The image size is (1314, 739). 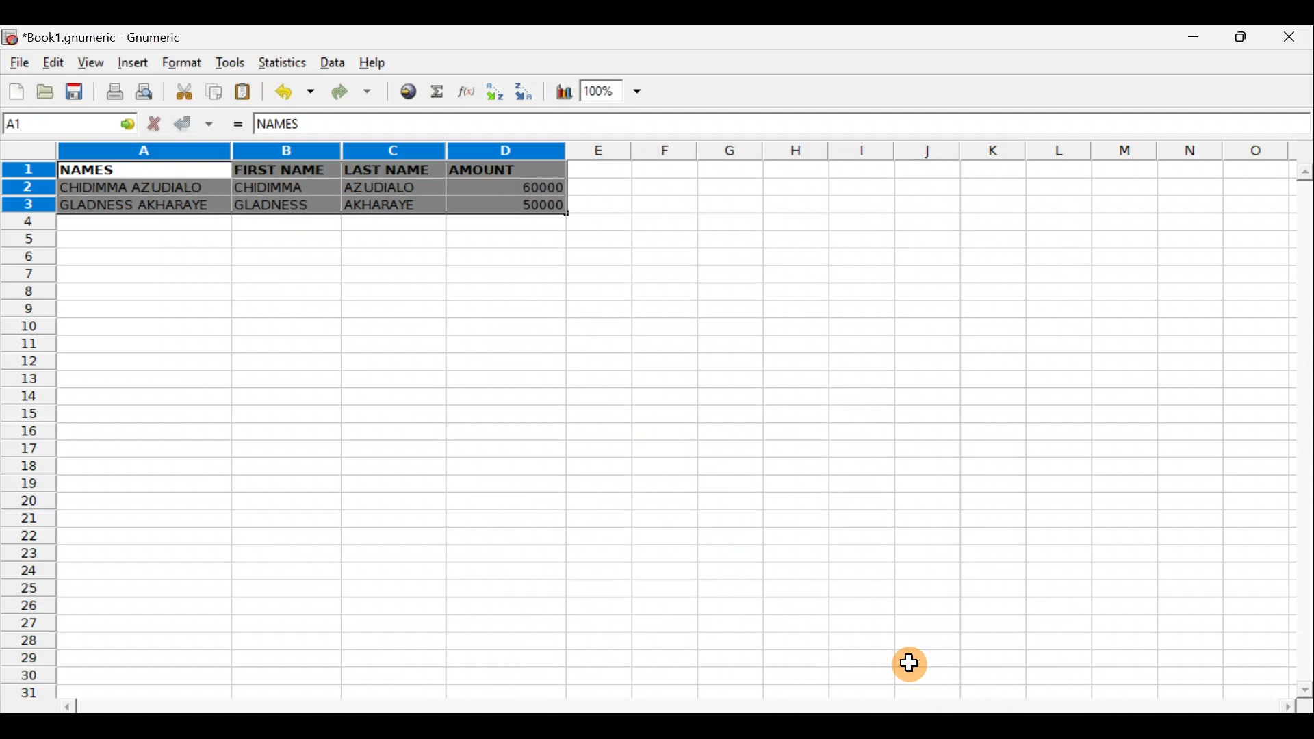 I want to click on Sort Descending order, so click(x=522, y=91).